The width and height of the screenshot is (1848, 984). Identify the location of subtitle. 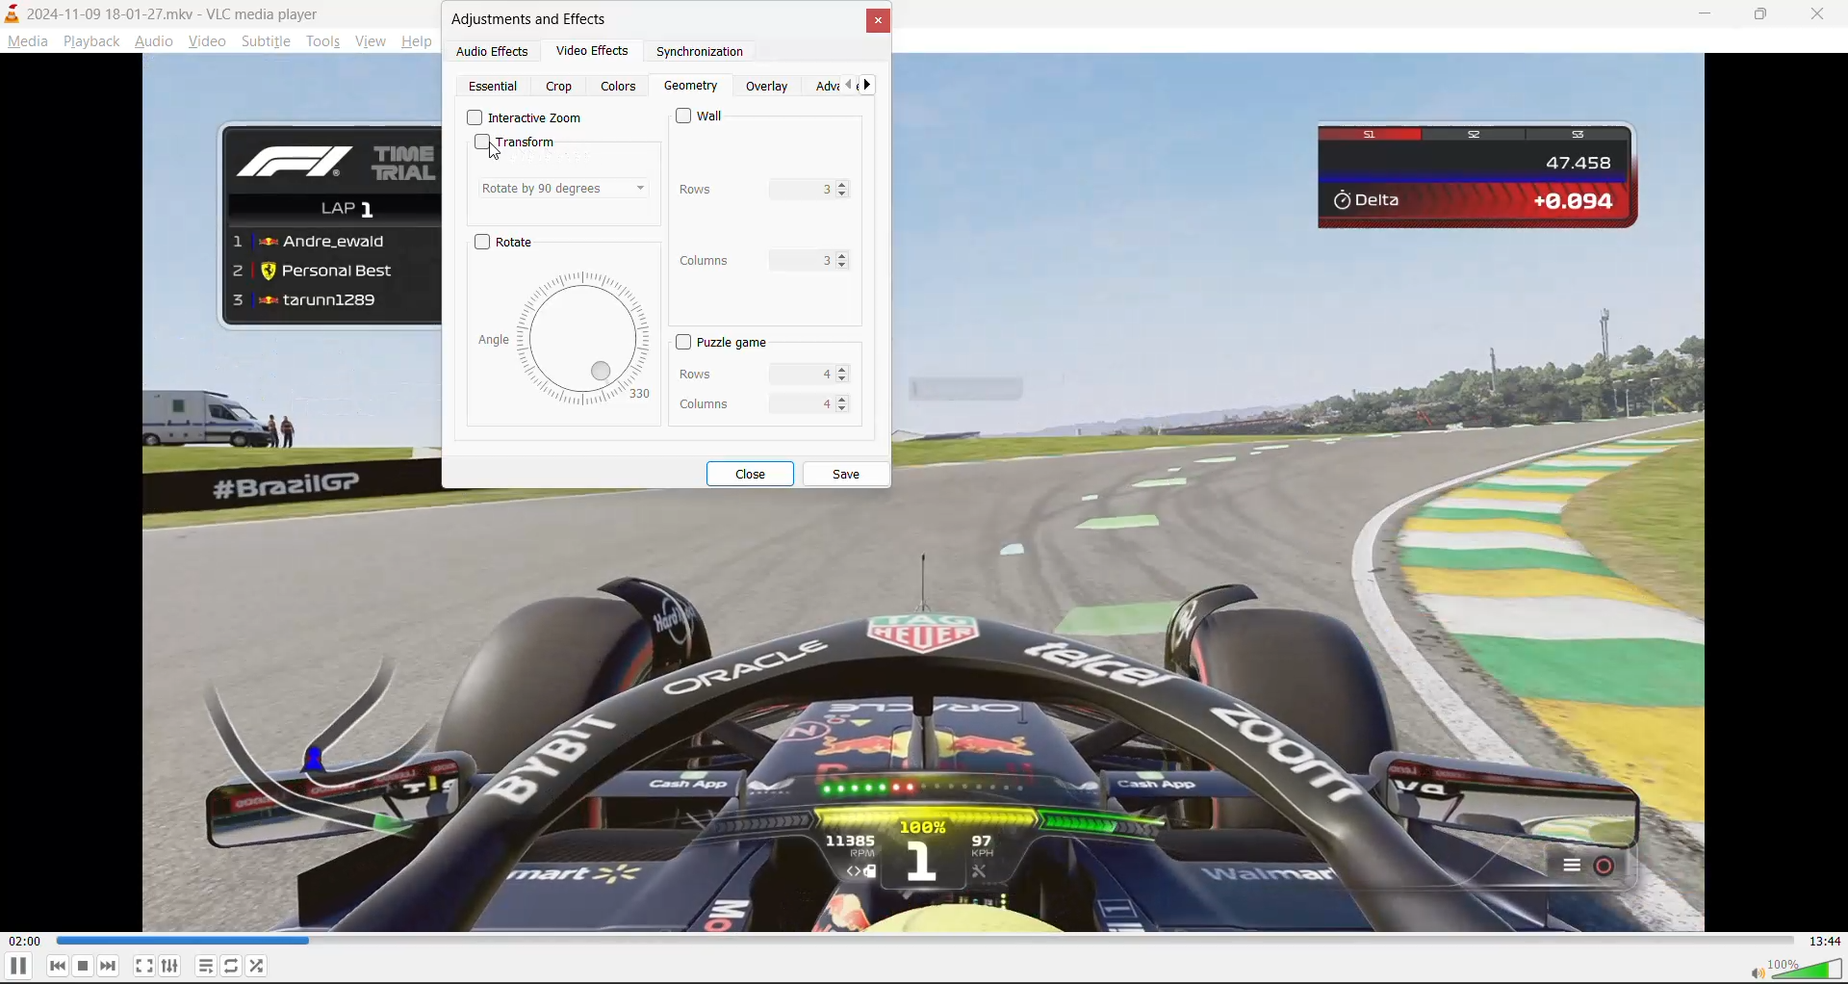
(269, 43).